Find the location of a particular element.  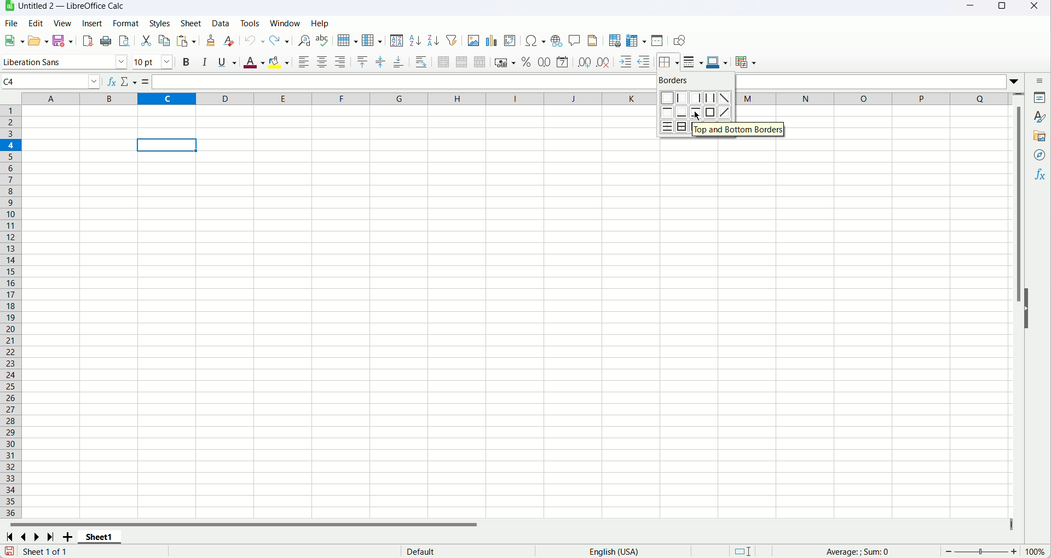

First sheet is located at coordinates (9, 538).